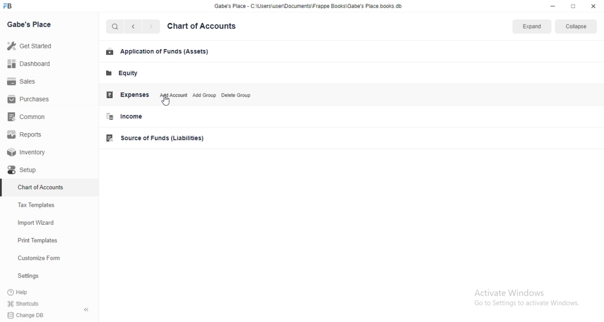 This screenshot has width=604, height=322. I want to click on FB, so click(14, 6).